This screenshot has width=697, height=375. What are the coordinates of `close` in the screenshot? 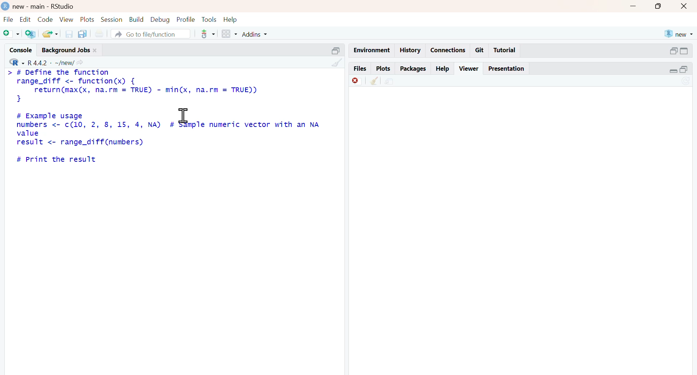 It's located at (95, 51).